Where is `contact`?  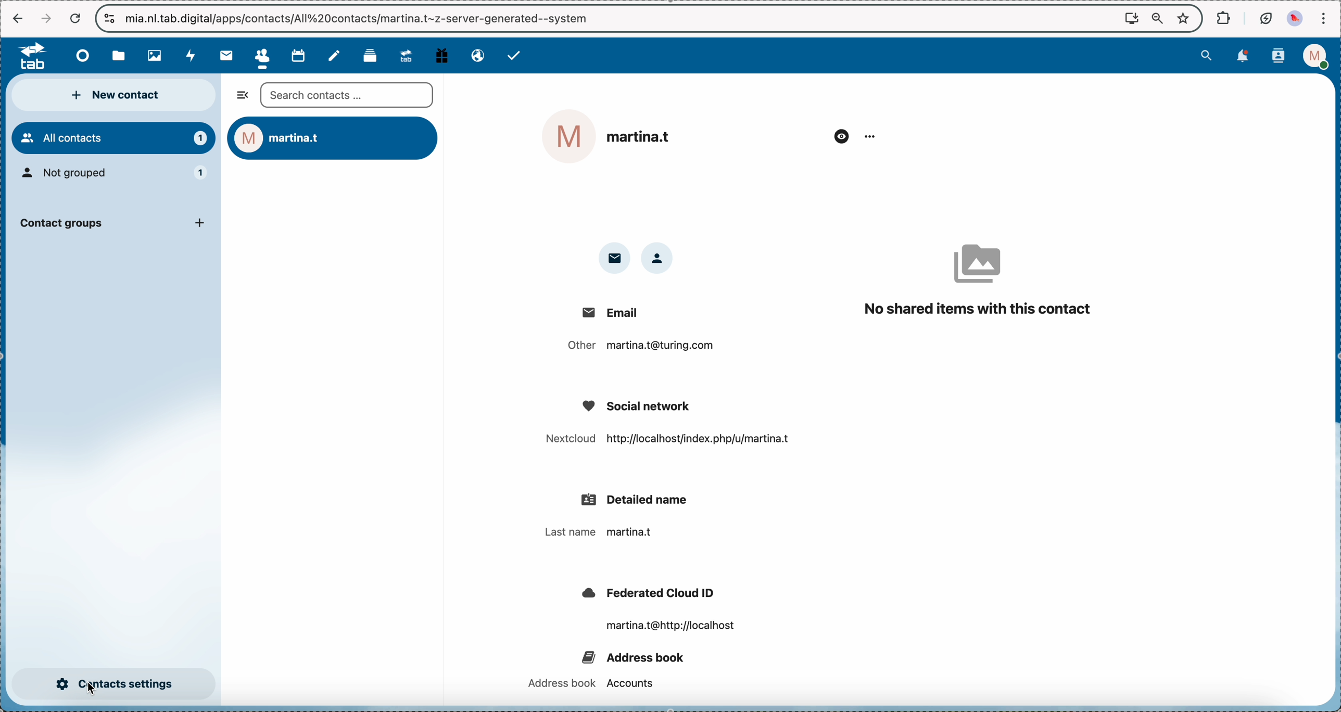
contact is located at coordinates (661, 259).